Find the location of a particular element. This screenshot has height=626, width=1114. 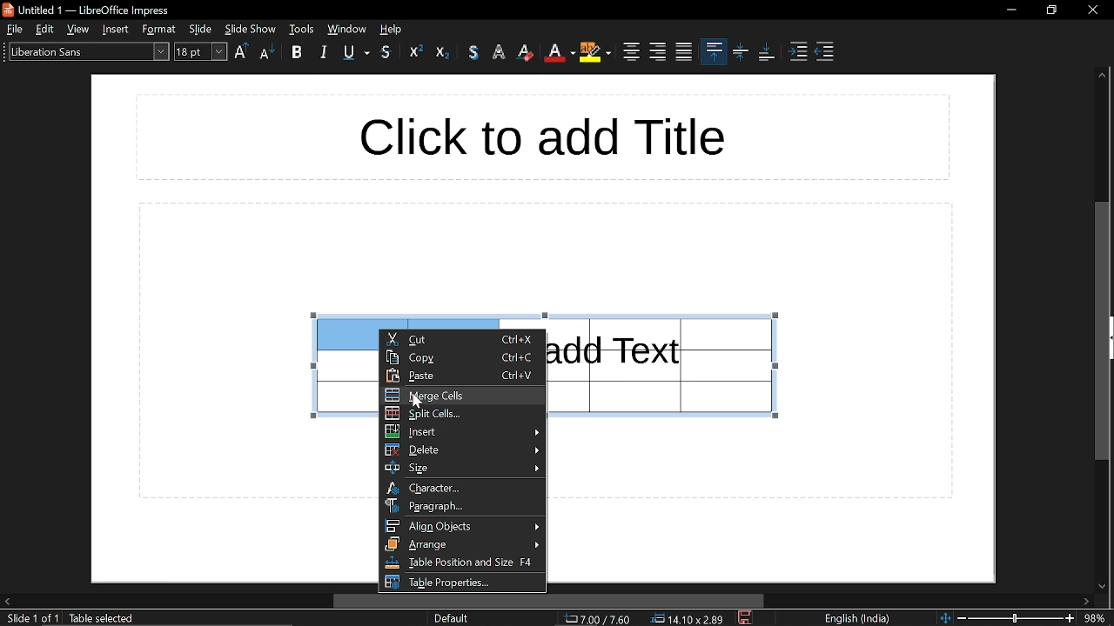

horizontal scrollbar is located at coordinates (549, 601).